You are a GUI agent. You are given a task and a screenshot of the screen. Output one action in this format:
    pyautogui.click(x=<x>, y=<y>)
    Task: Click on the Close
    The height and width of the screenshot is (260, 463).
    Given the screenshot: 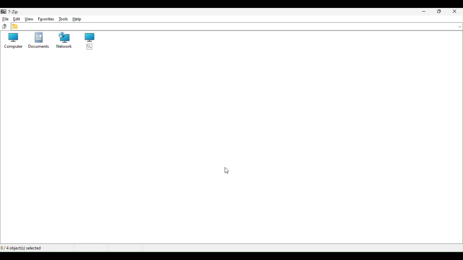 What is the action you would take?
    pyautogui.click(x=456, y=12)
    